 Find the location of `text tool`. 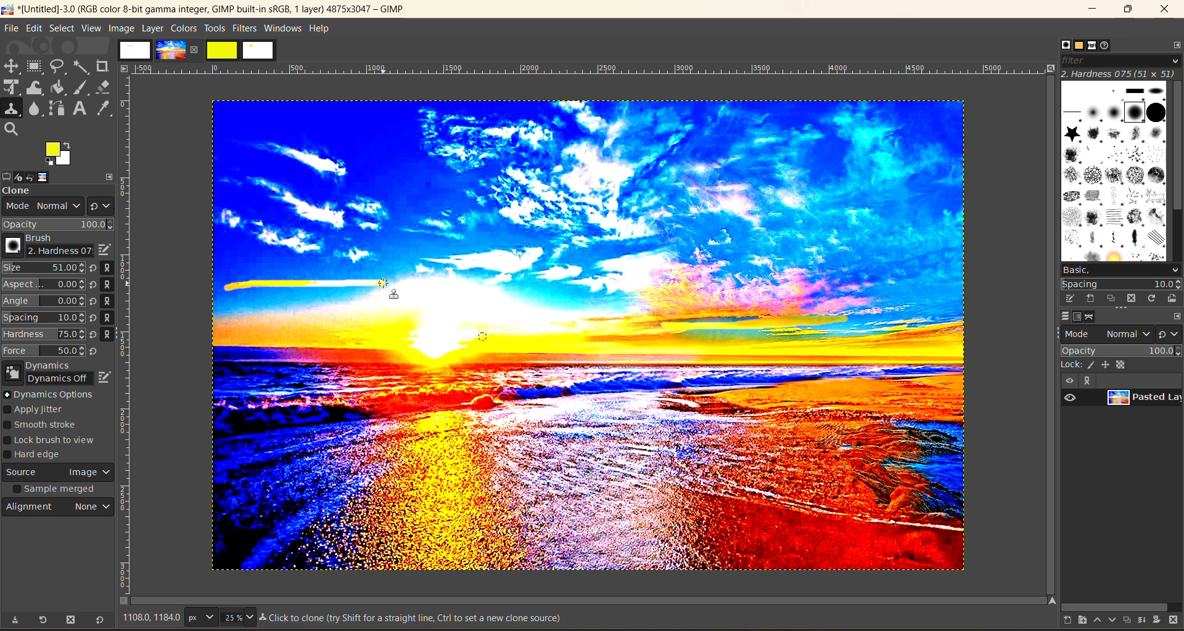

text tool is located at coordinates (81, 109).